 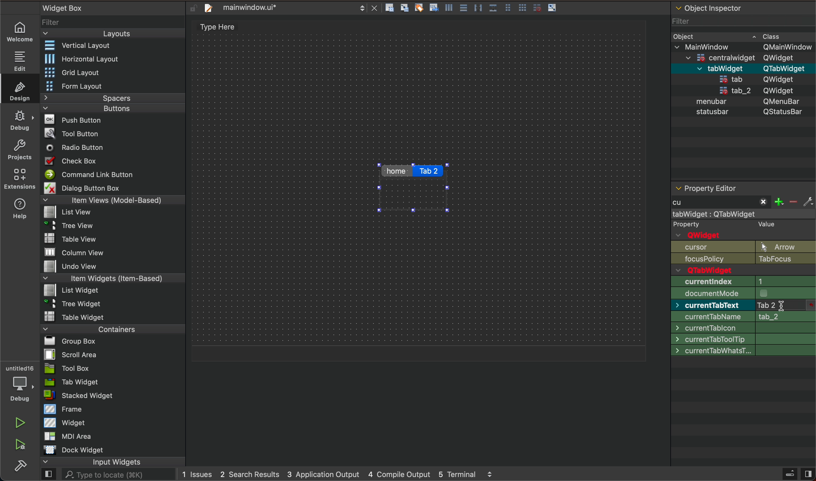 I want to click on  Command Link Button, so click(x=89, y=174).